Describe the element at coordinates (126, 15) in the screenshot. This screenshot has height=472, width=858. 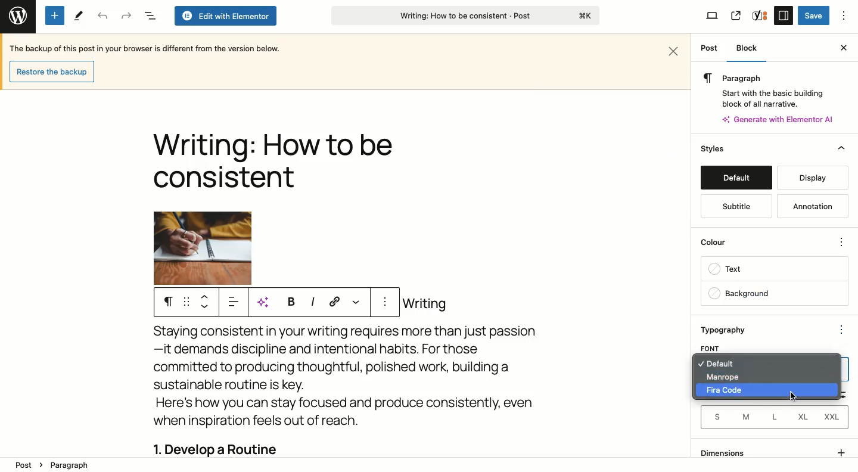
I see `Redo` at that location.